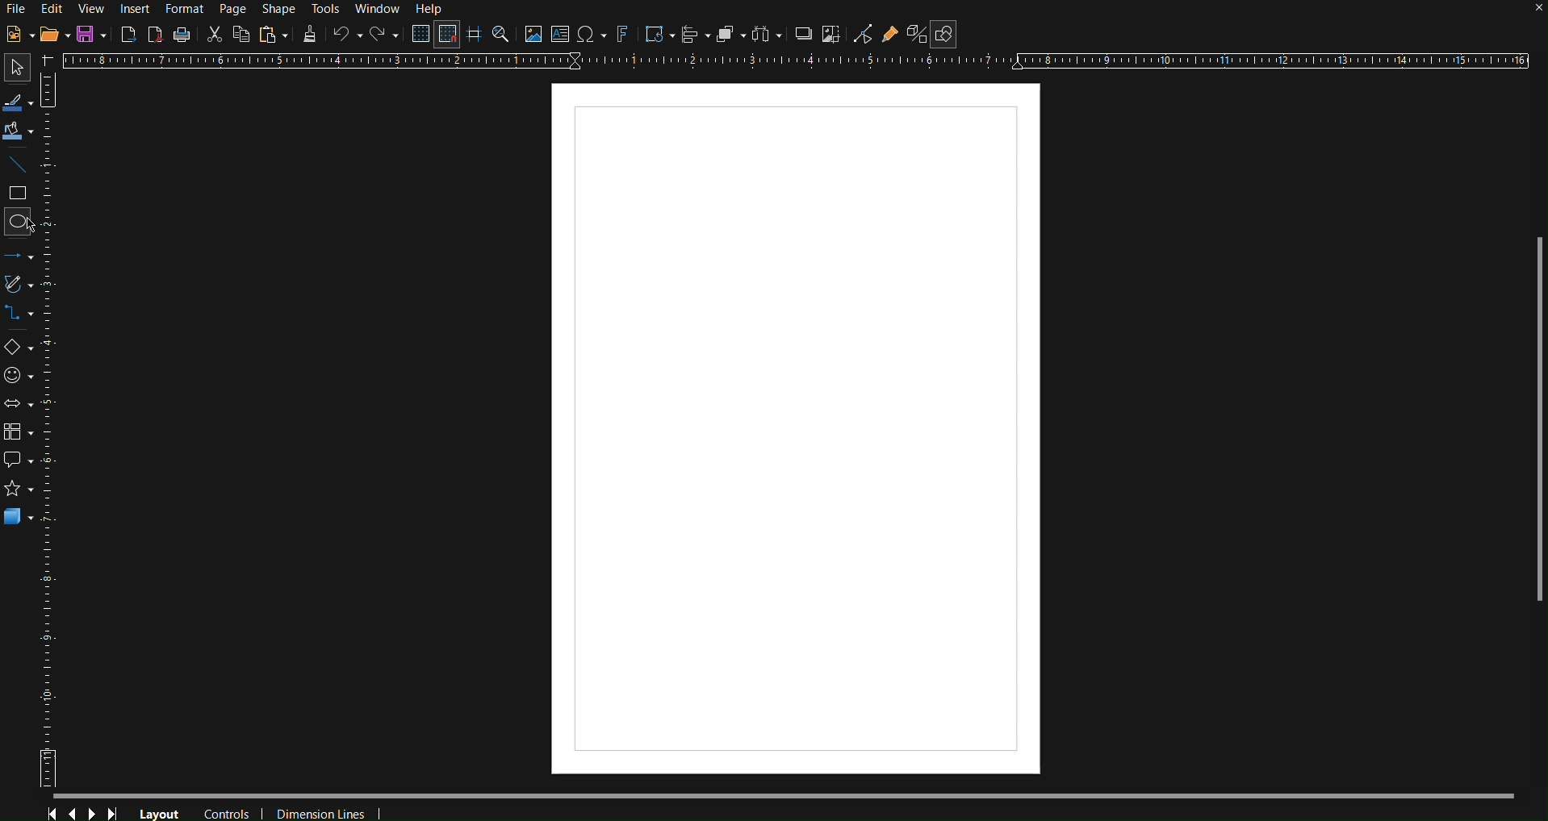  I want to click on Copy Formatting, so click(310, 35).